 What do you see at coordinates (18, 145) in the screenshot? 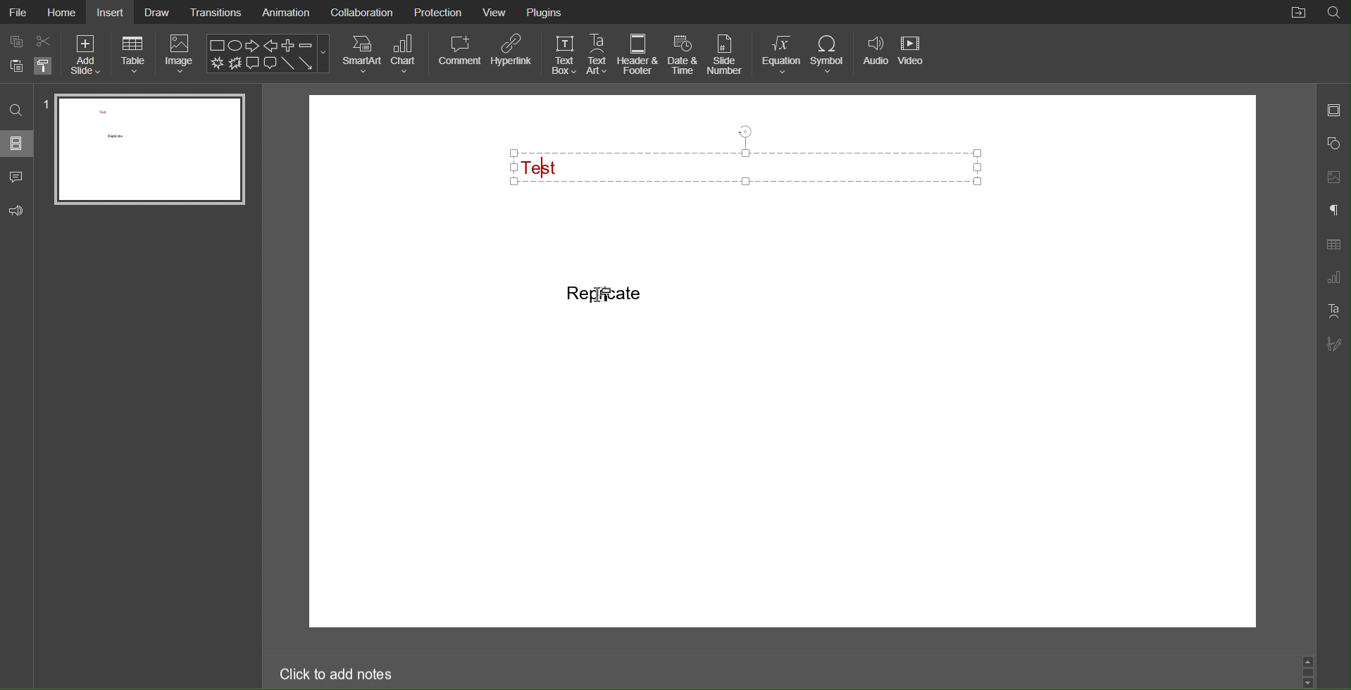
I see `Slides` at bounding box center [18, 145].